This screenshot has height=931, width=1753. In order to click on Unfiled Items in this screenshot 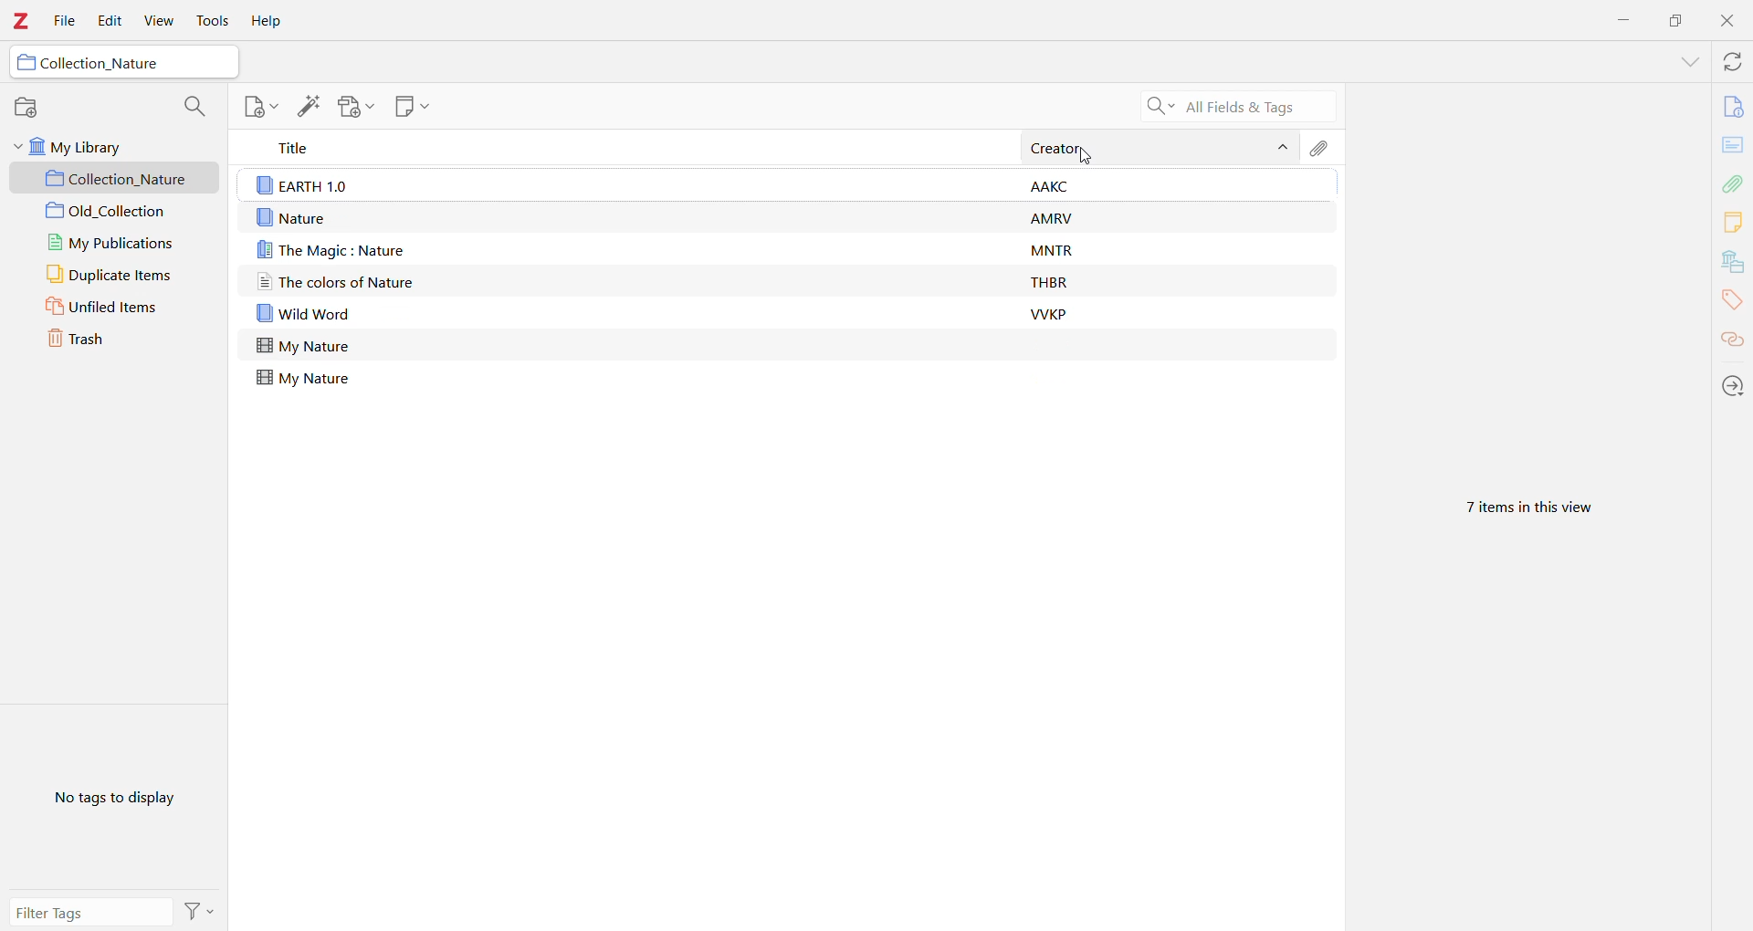, I will do `click(120, 308)`.